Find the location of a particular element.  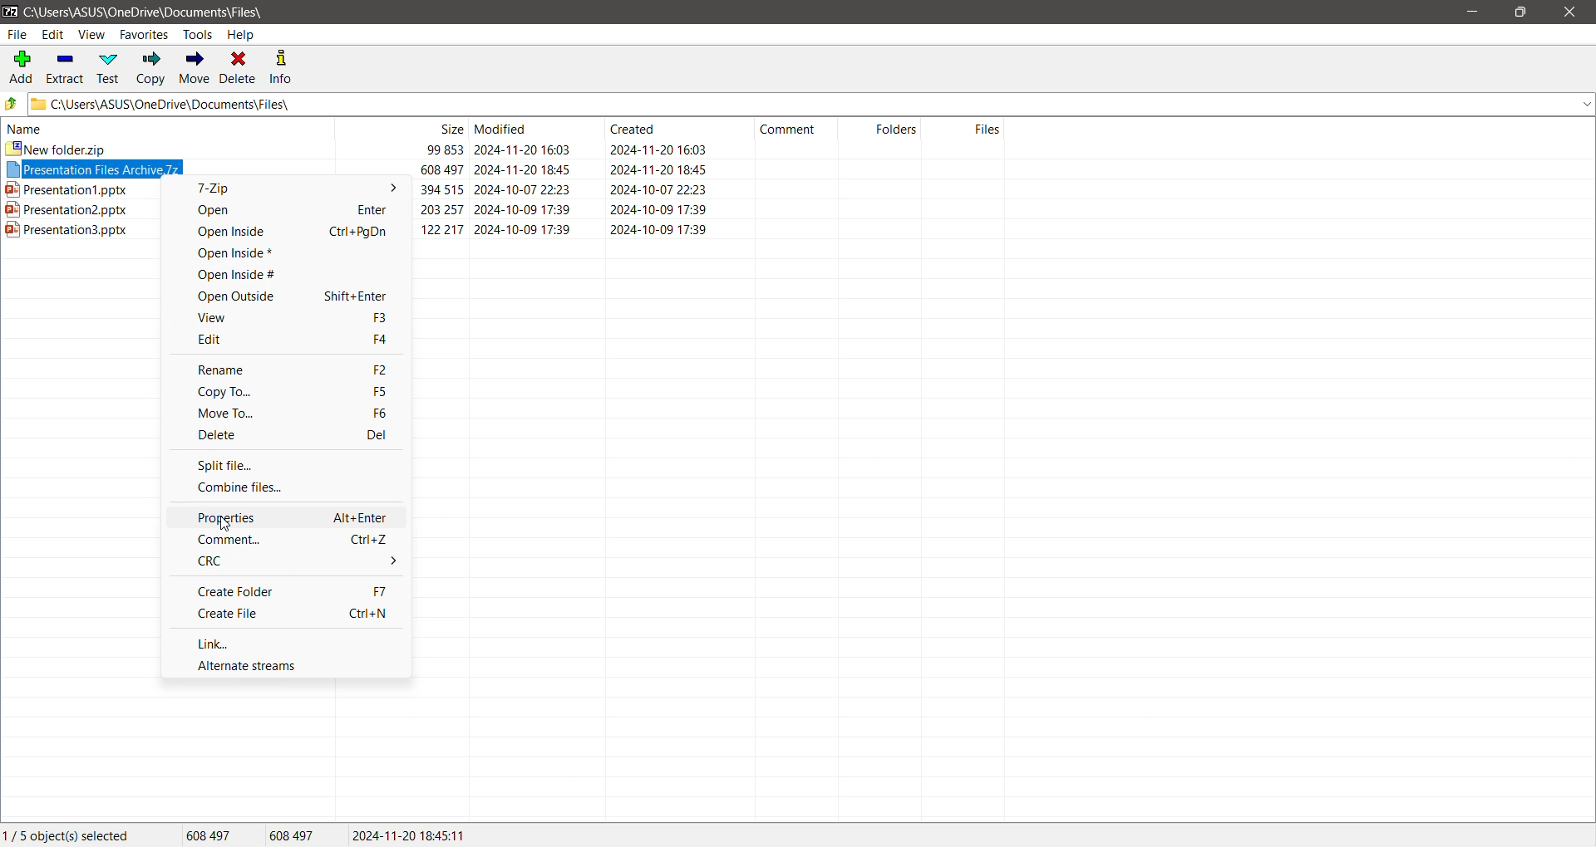

View is located at coordinates (252, 318).